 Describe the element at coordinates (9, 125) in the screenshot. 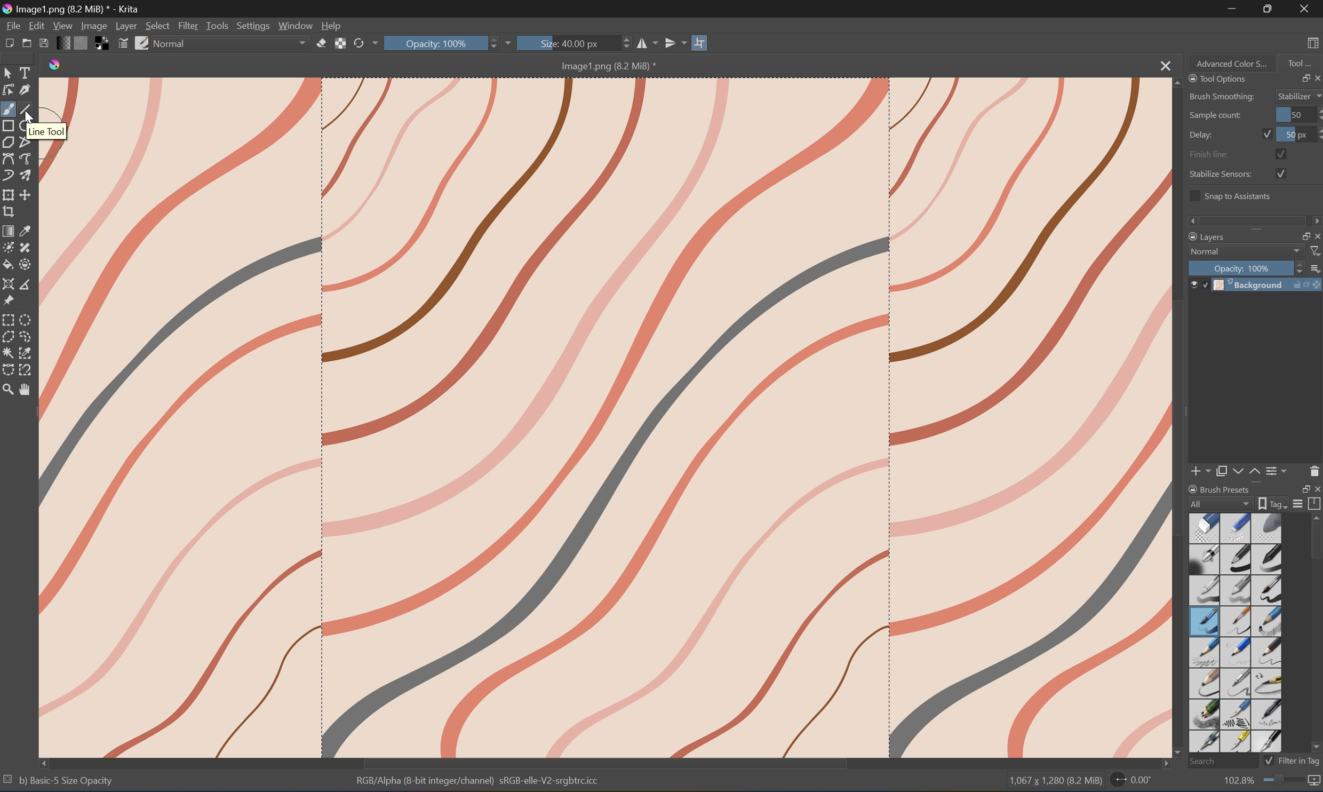

I see `Rectangle tool` at that location.